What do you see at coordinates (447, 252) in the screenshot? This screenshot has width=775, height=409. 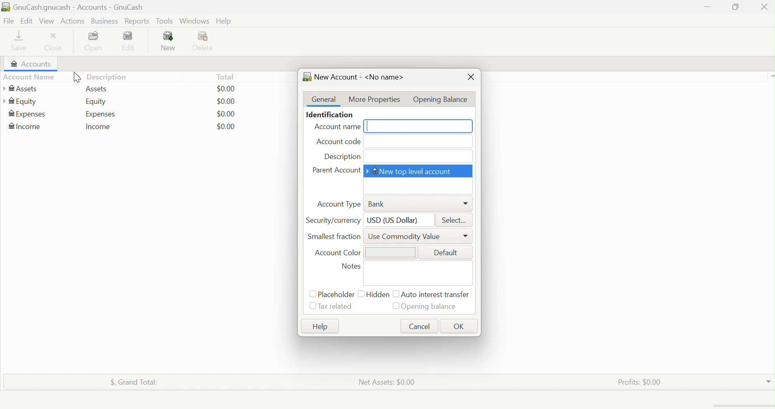 I see `Default` at bounding box center [447, 252].